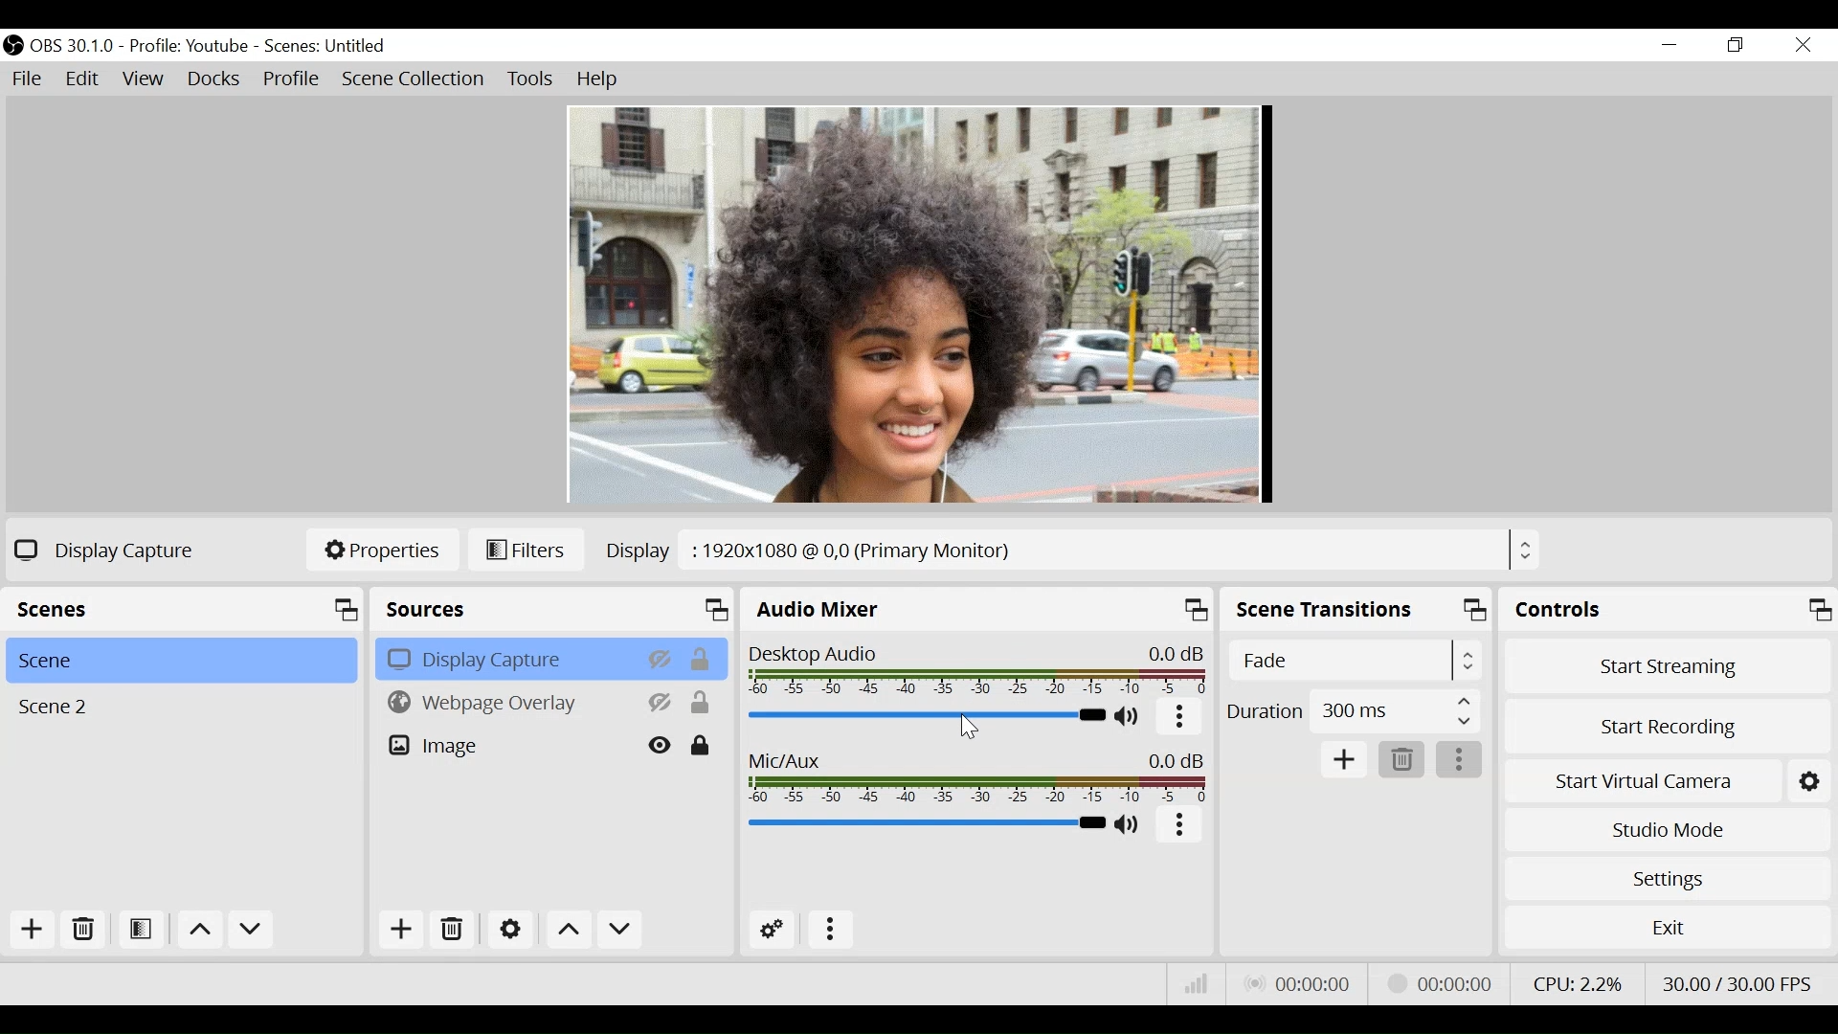  I want to click on OBS Version, so click(73, 47).